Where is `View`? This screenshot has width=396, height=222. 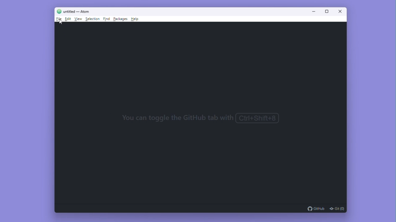 View is located at coordinates (79, 19).